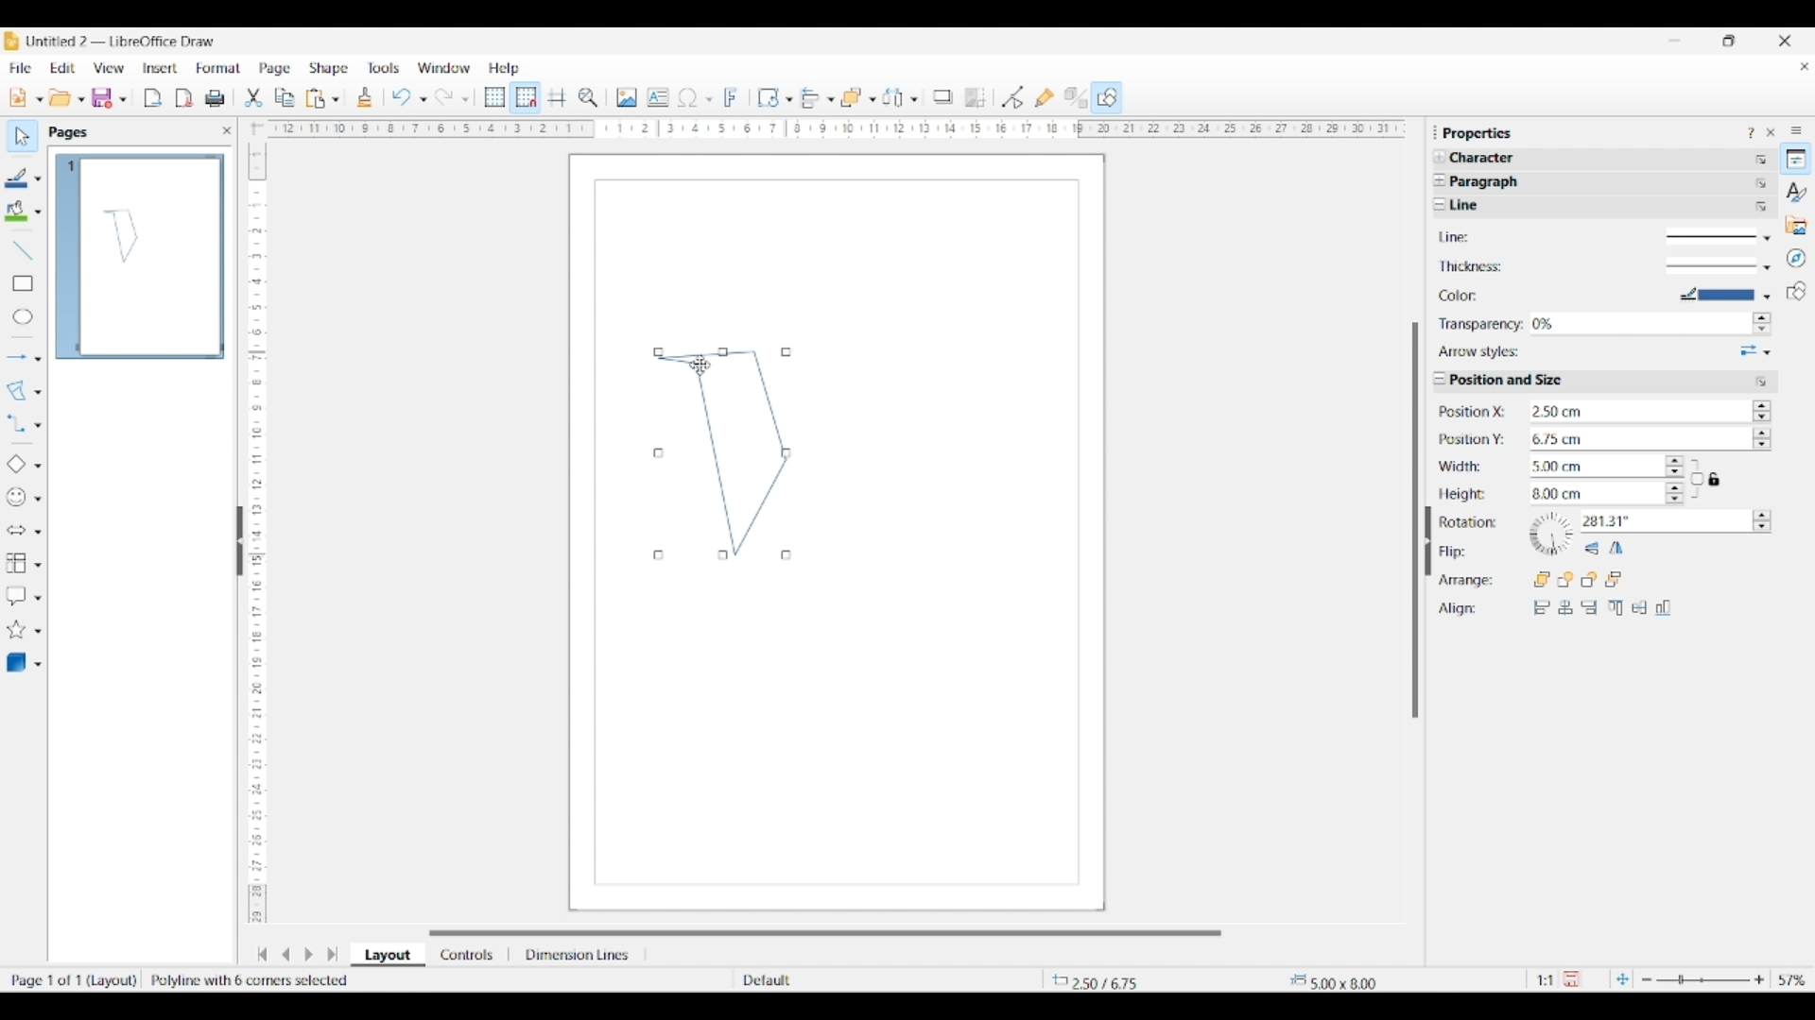 This screenshot has height=1020, width=1815. I want to click on Edit, so click(62, 68).